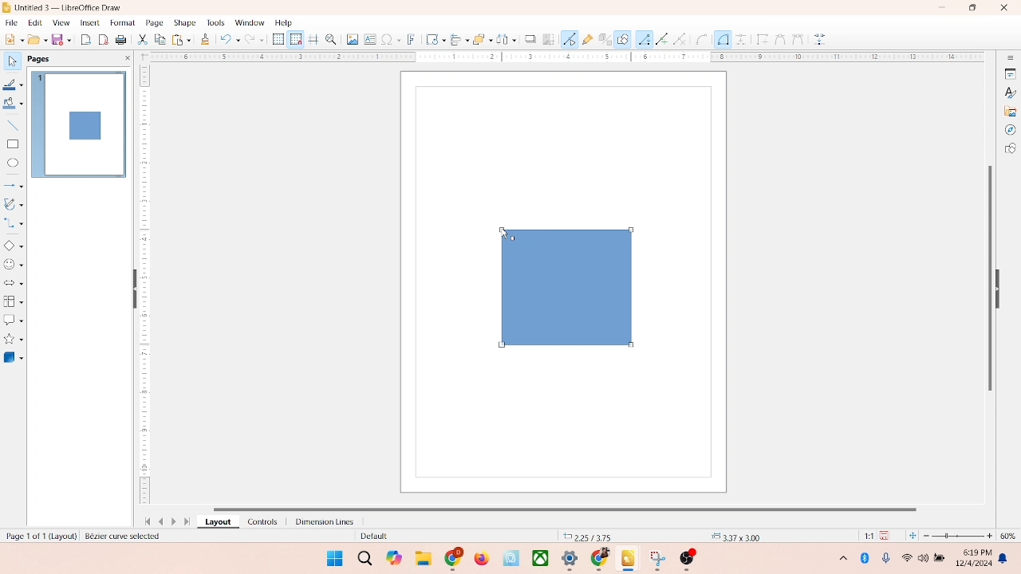  I want to click on curves and polygons, so click(14, 202).